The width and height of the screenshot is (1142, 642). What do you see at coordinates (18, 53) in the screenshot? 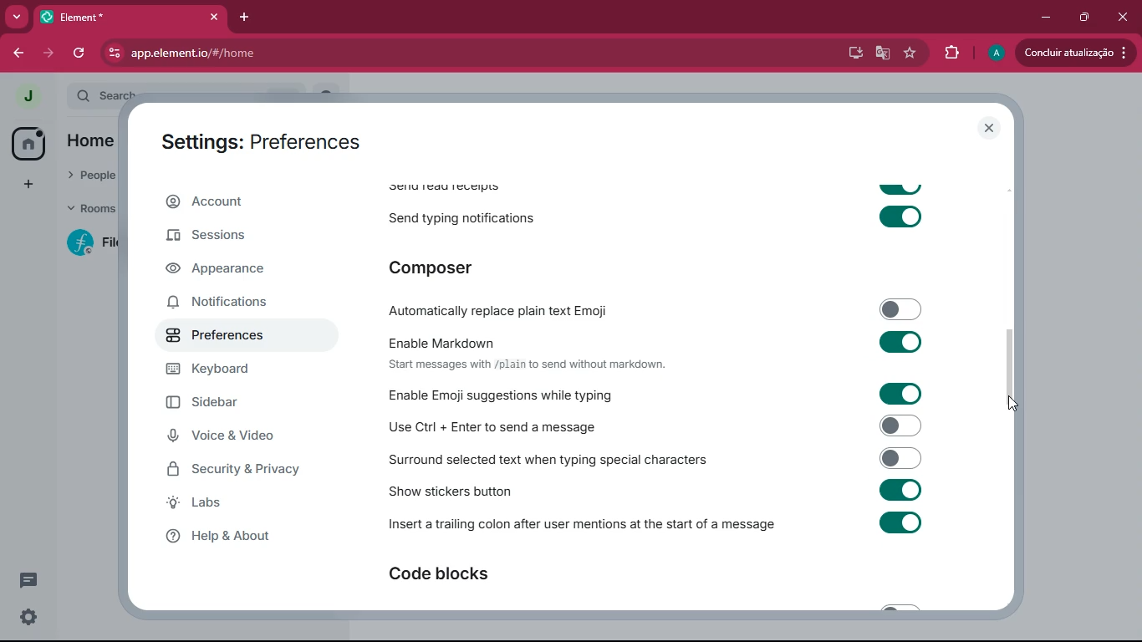
I see `back` at bounding box center [18, 53].